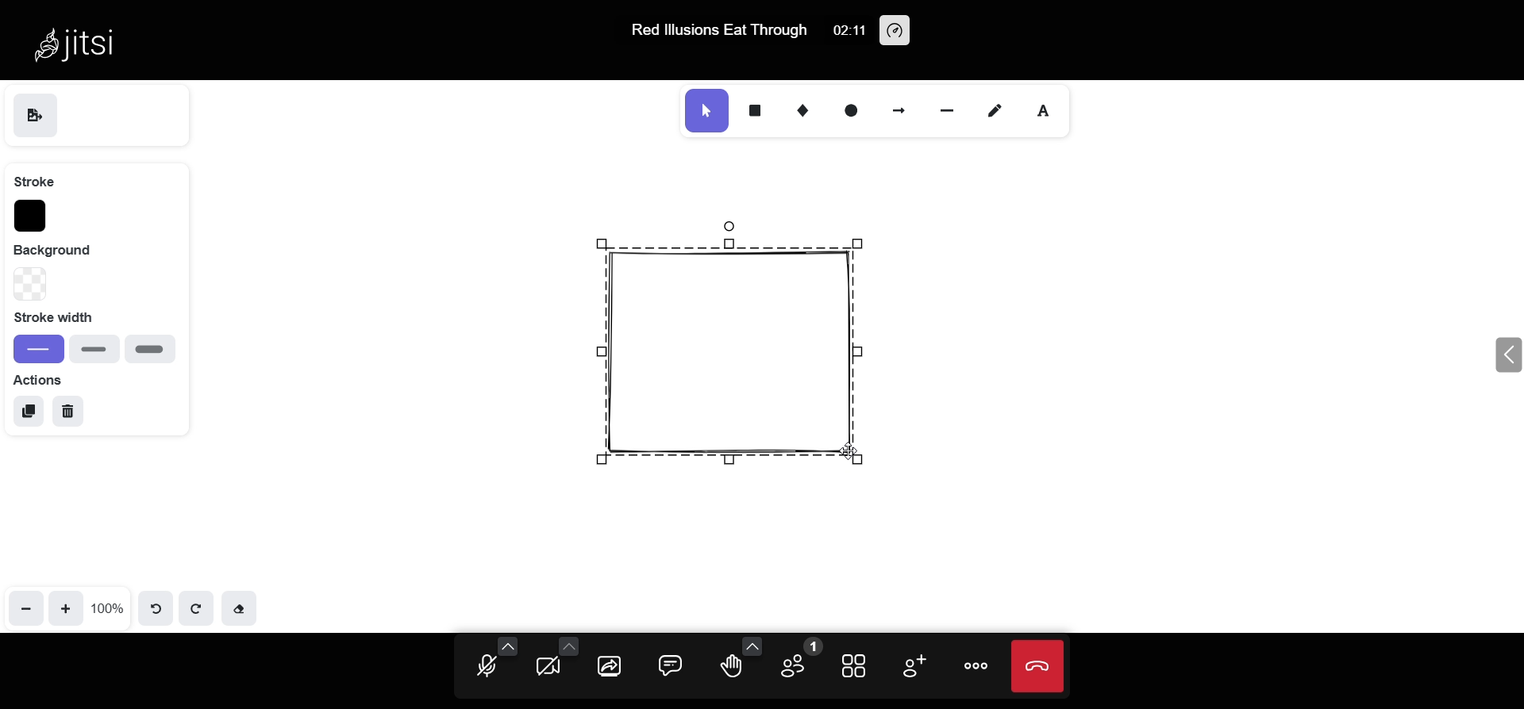 This screenshot has width=1524, height=709. What do you see at coordinates (197, 607) in the screenshot?
I see `redo` at bounding box center [197, 607].